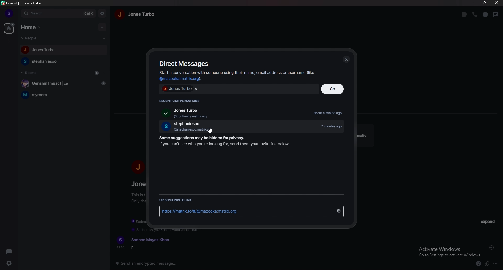  Describe the element at coordinates (137, 249) in the screenshot. I see `hi` at that location.